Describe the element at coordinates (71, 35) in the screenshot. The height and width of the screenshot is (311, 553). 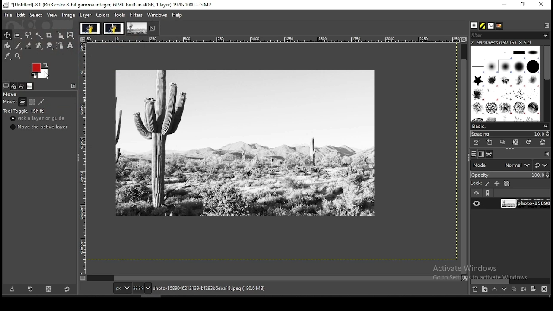
I see `cage transform` at that location.